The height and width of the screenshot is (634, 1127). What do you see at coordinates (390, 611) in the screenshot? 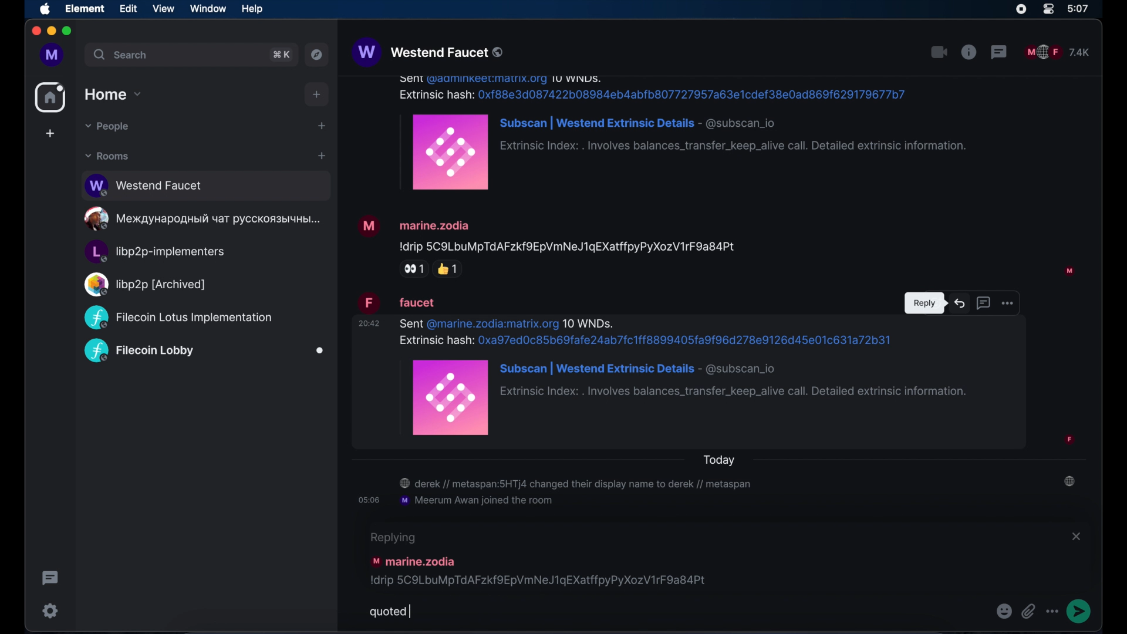
I see `quoted` at bounding box center [390, 611].